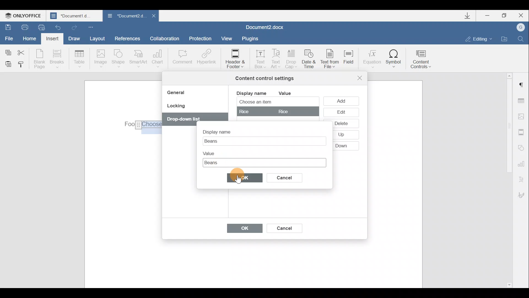  I want to click on Layout, so click(97, 38).